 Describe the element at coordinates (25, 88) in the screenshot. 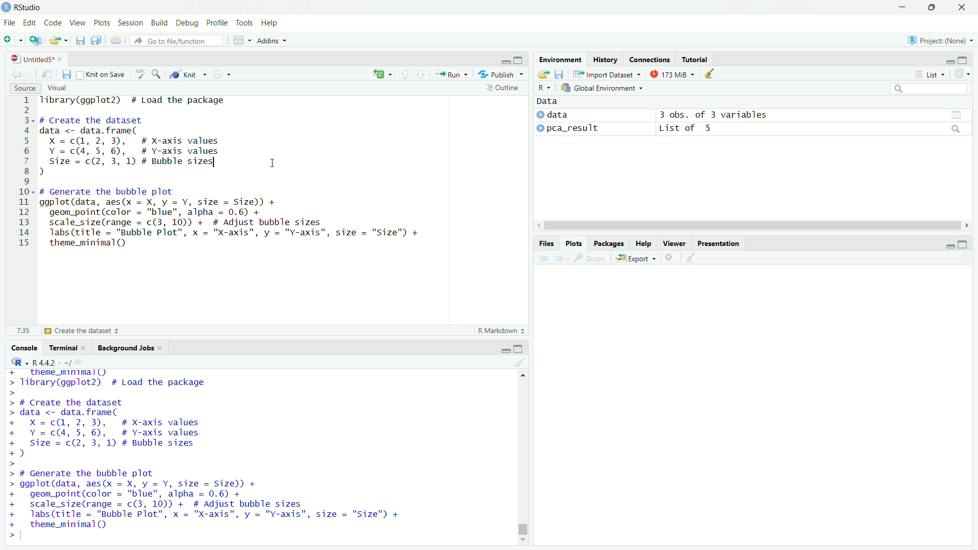

I see `source` at that location.